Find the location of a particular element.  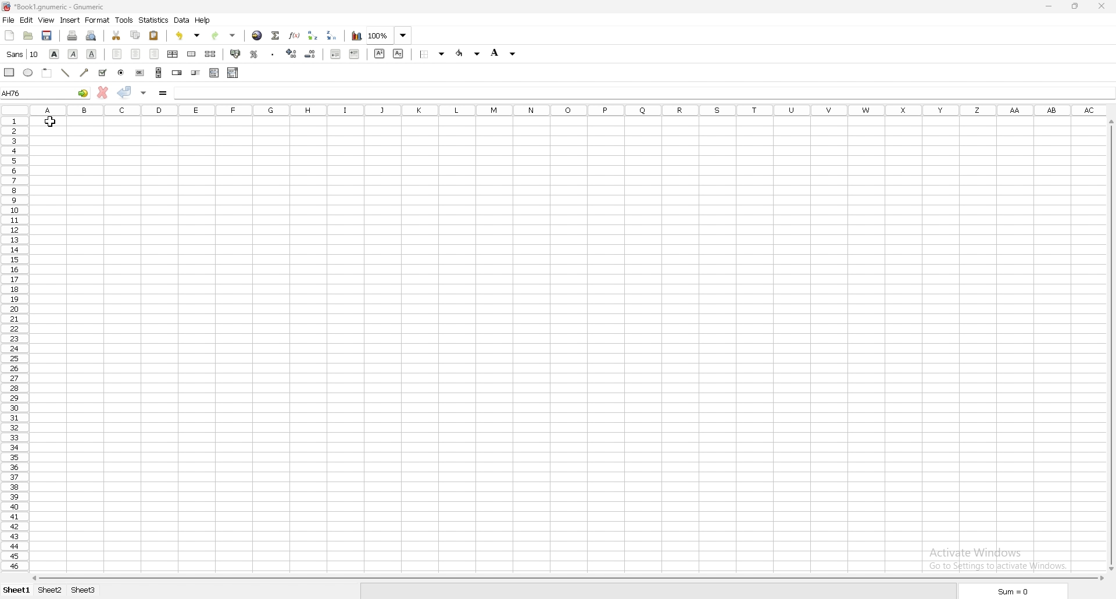

view is located at coordinates (46, 20).